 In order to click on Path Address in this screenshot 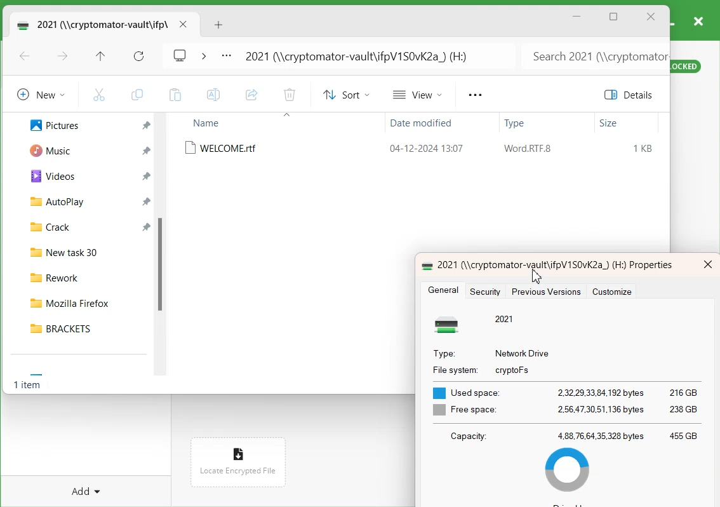, I will do `click(361, 56)`.